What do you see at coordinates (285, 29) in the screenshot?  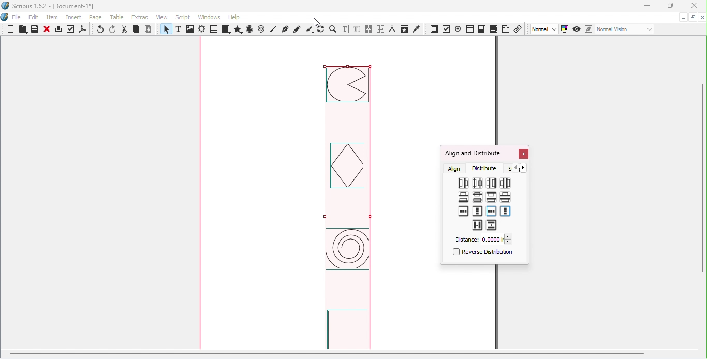 I see `Bezier curve tool` at bounding box center [285, 29].